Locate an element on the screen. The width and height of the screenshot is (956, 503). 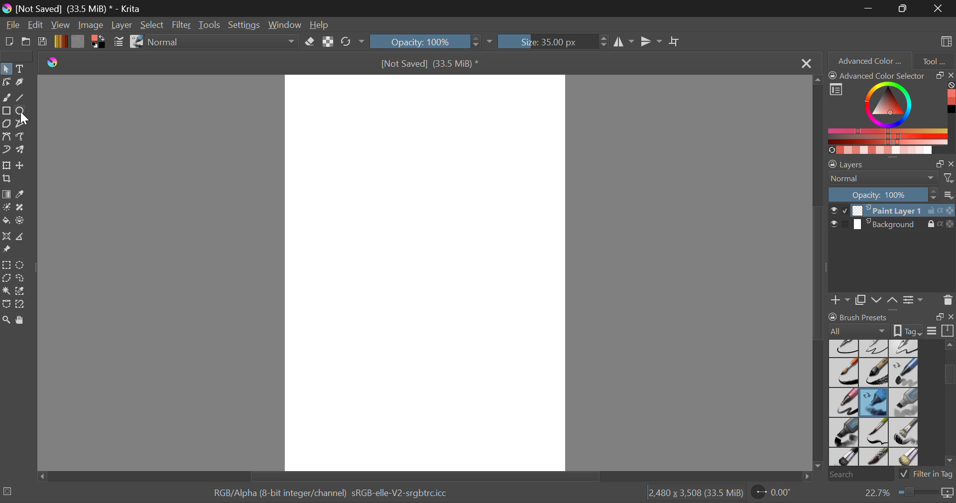
Line is located at coordinates (22, 99).